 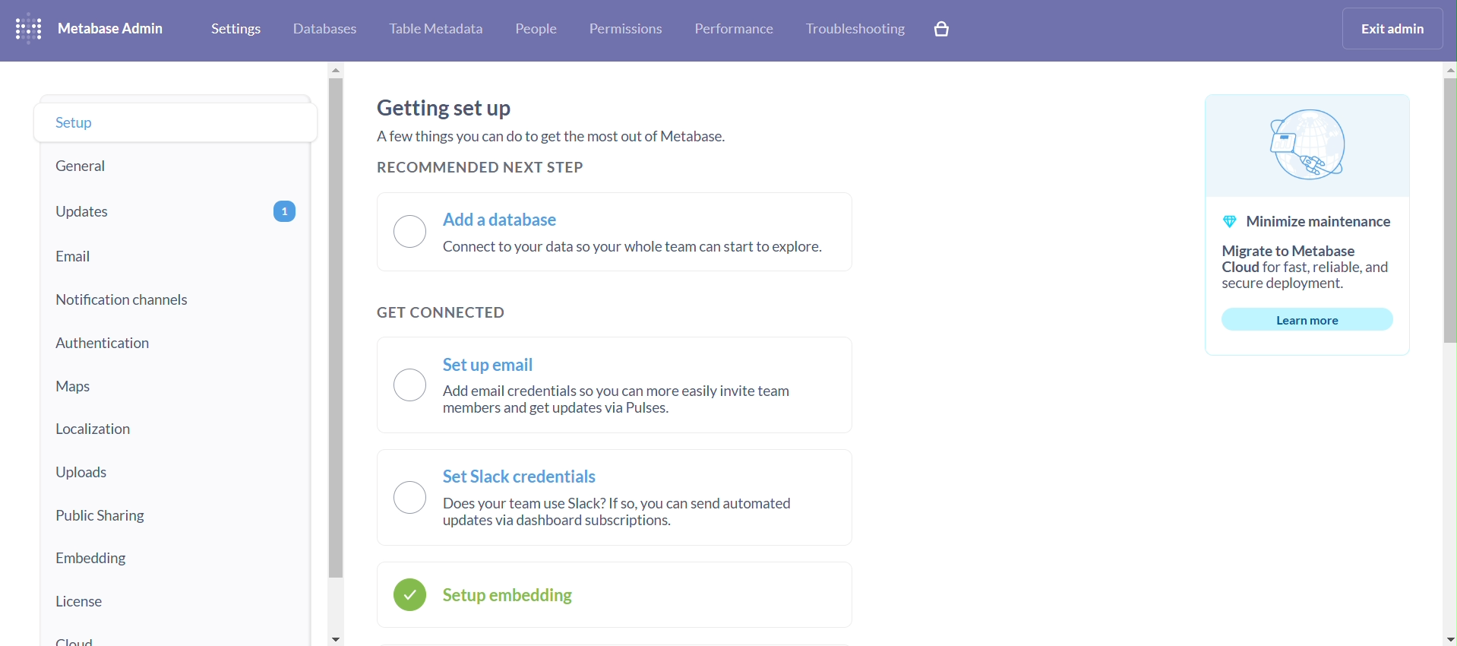 What do you see at coordinates (483, 167) in the screenshot?
I see `recommended next setp` at bounding box center [483, 167].